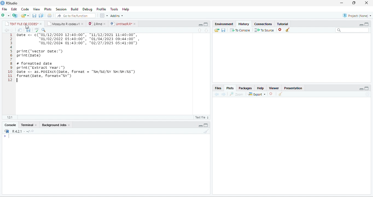 This screenshot has height=197, width=373. Describe the element at coordinates (218, 88) in the screenshot. I see `Files` at that location.